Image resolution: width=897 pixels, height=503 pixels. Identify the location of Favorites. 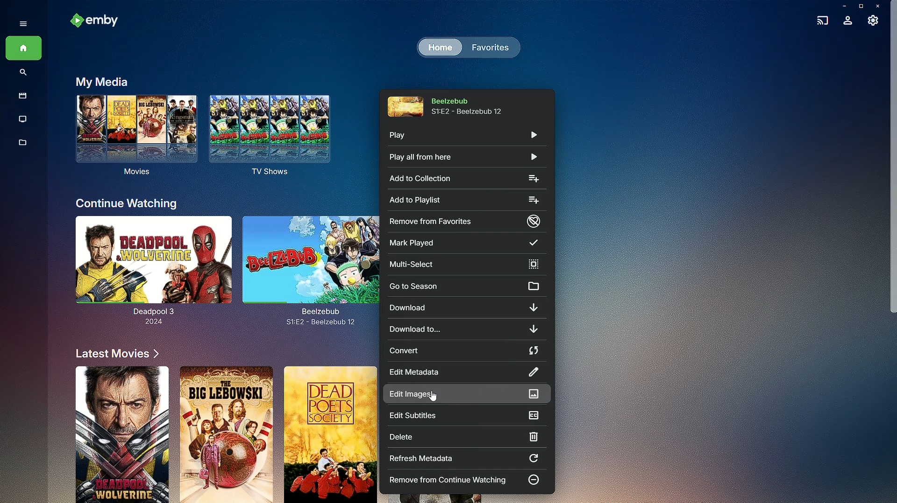
(488, 47).